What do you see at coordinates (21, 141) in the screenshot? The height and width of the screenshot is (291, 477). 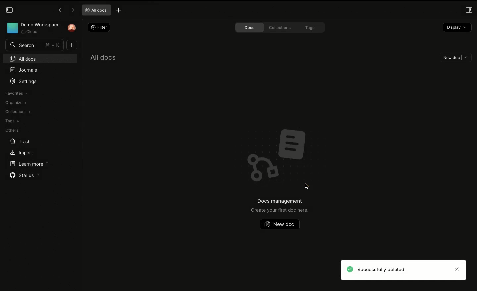 I see `Trash` at bounding box center [21, 141].